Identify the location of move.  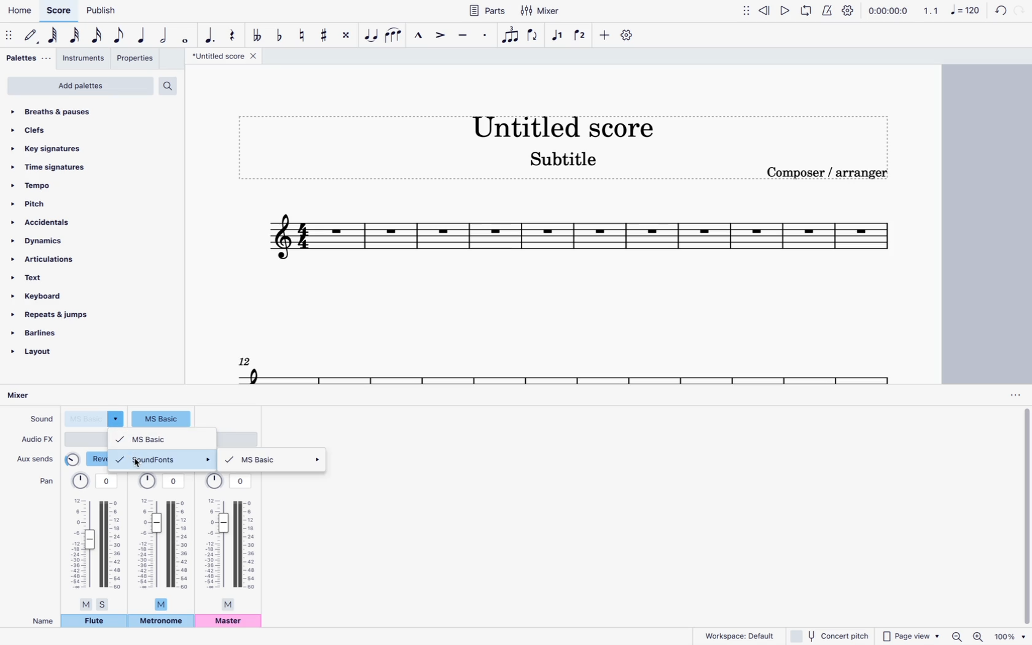
(10, 34).